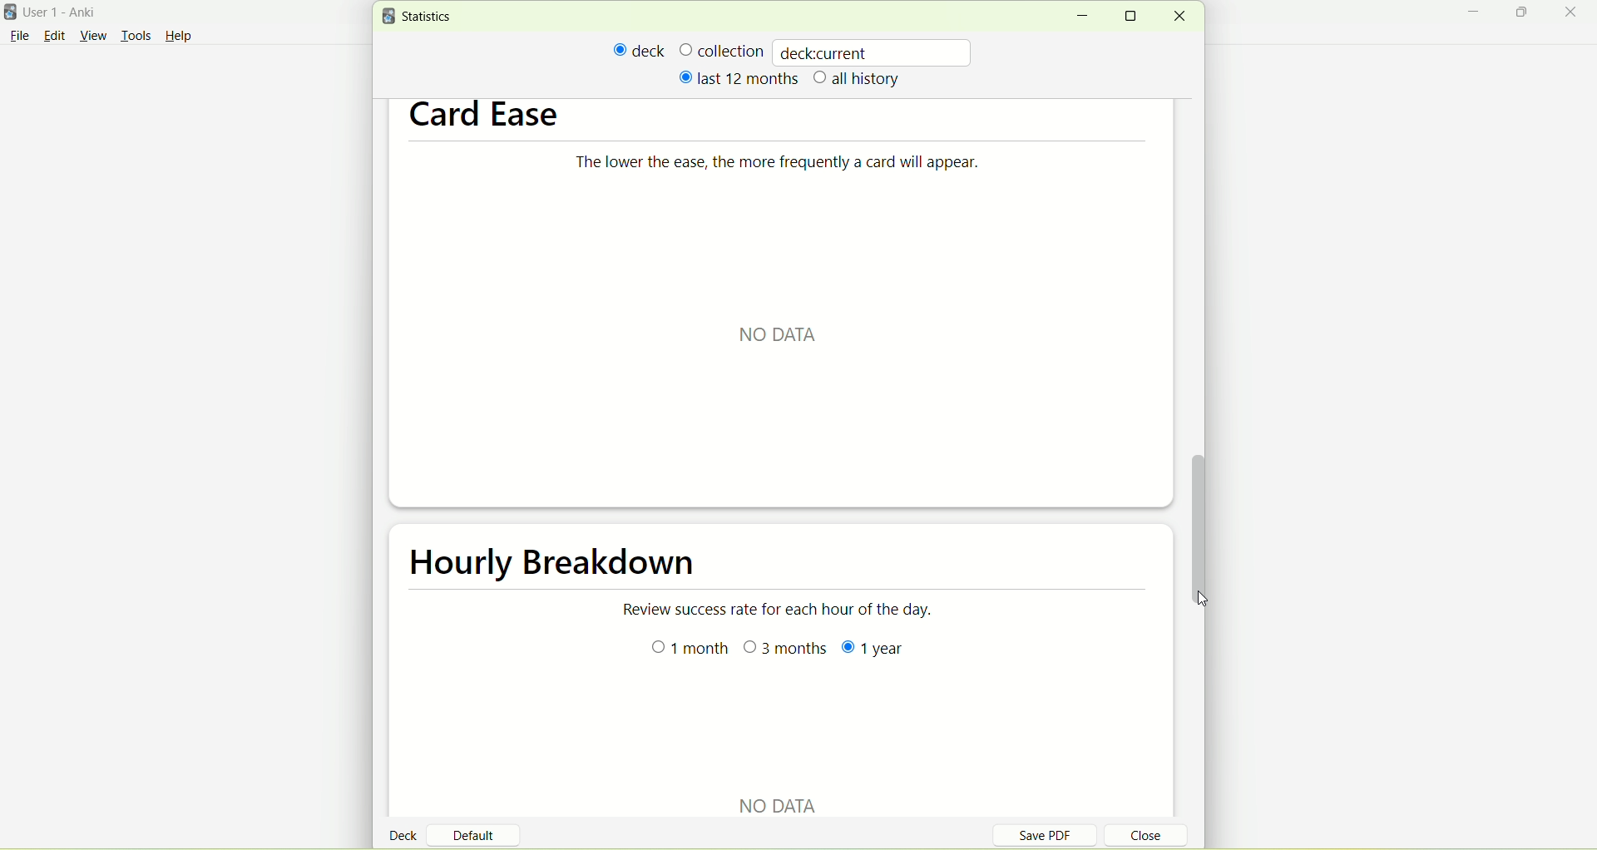  Describe the element at coordinates (1478, 14) in the screenshot. I see `minimize` at that location.